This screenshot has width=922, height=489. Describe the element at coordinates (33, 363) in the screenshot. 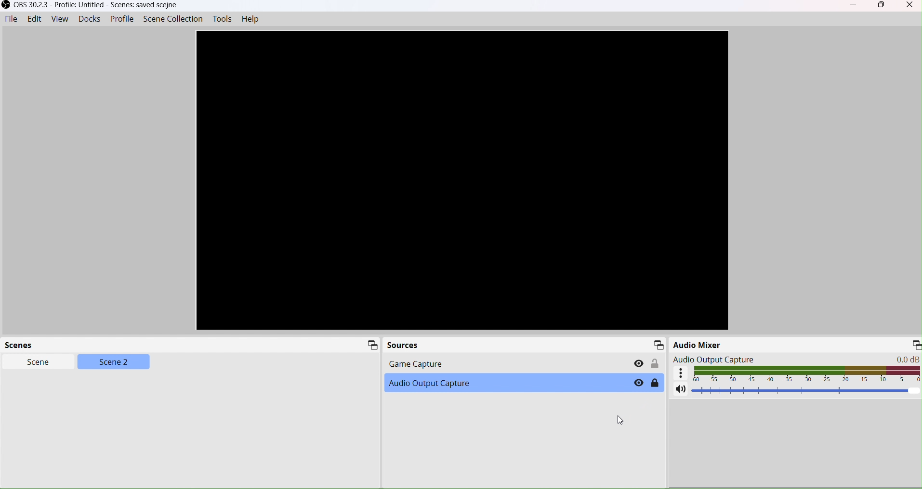

I see `Scene` at that location.